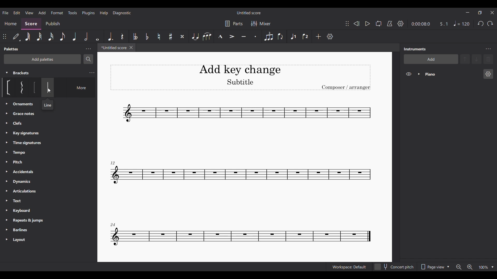  What do you see at coordinates (318, 36) in the screenshot?
I see `Add` at bounding box center [318, 36].